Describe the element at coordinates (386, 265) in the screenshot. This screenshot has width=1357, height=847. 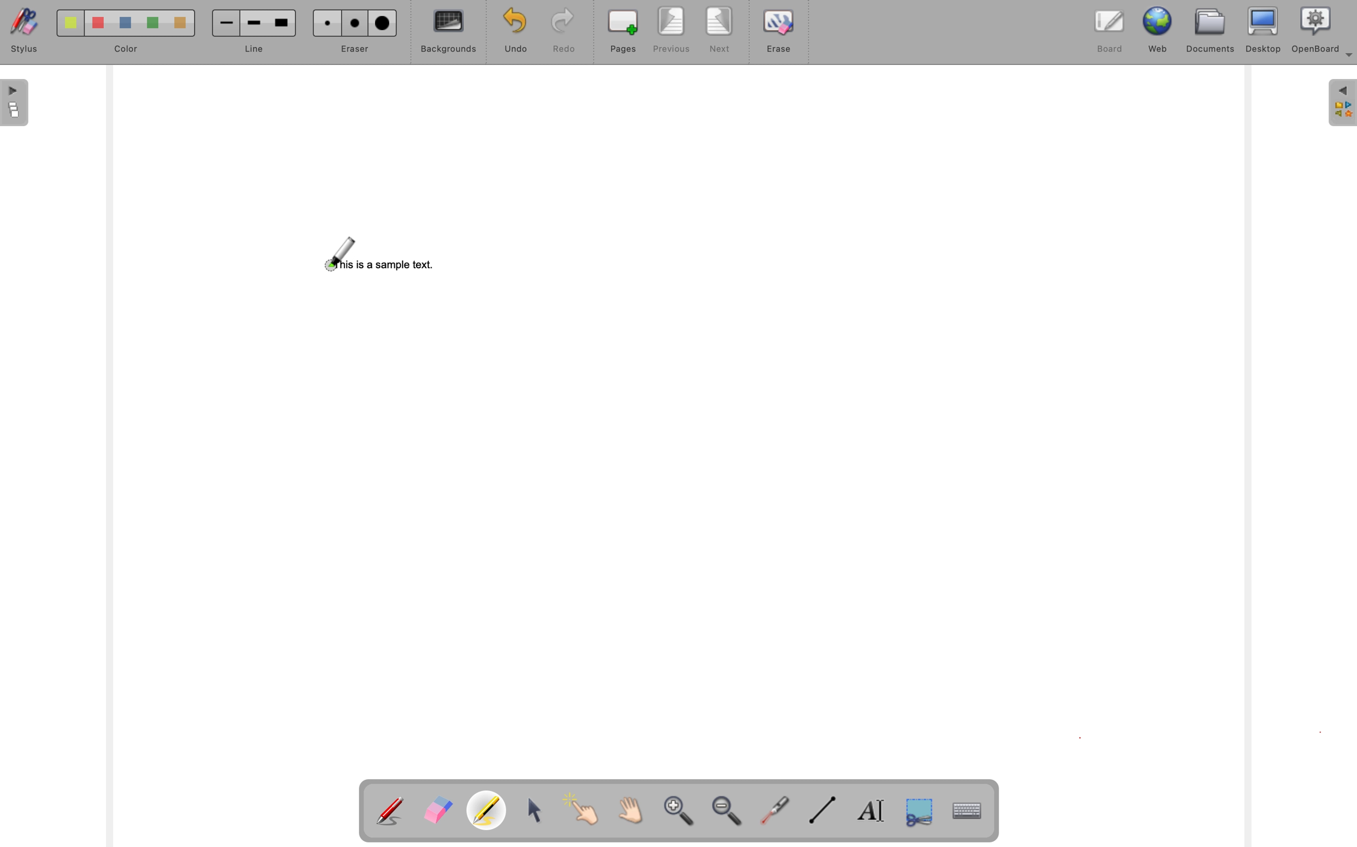
I see `This is a sample text.` at that location.